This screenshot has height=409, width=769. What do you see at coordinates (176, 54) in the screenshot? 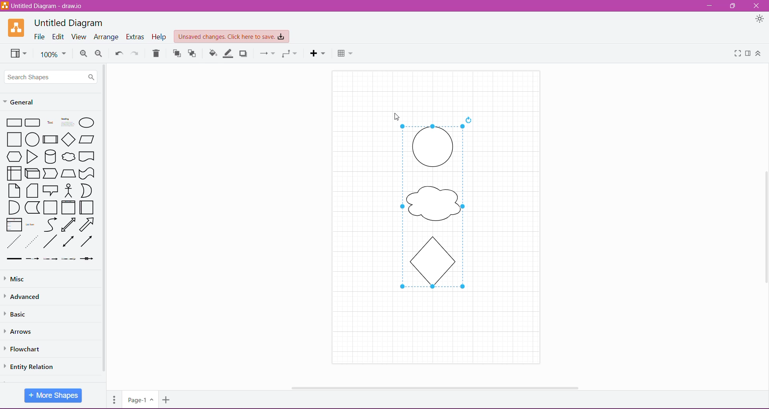
I see `To Front` at bounding box center [176, 54].